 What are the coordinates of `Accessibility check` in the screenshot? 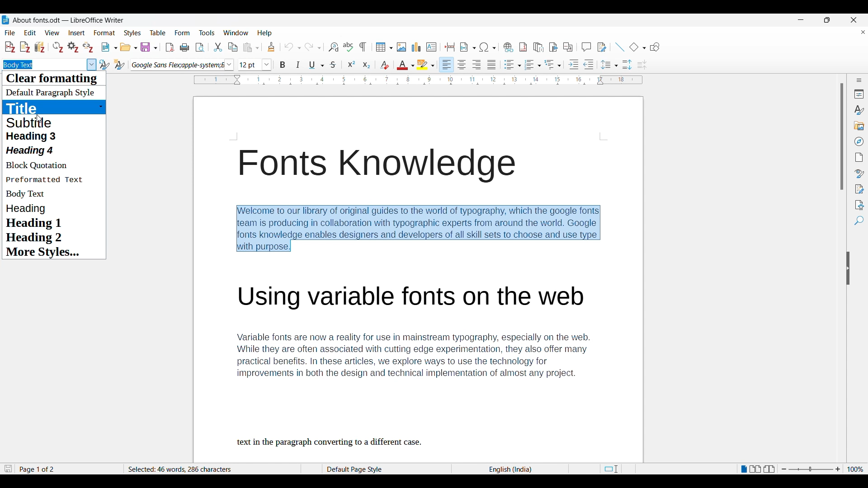 It's located at (859, 206).